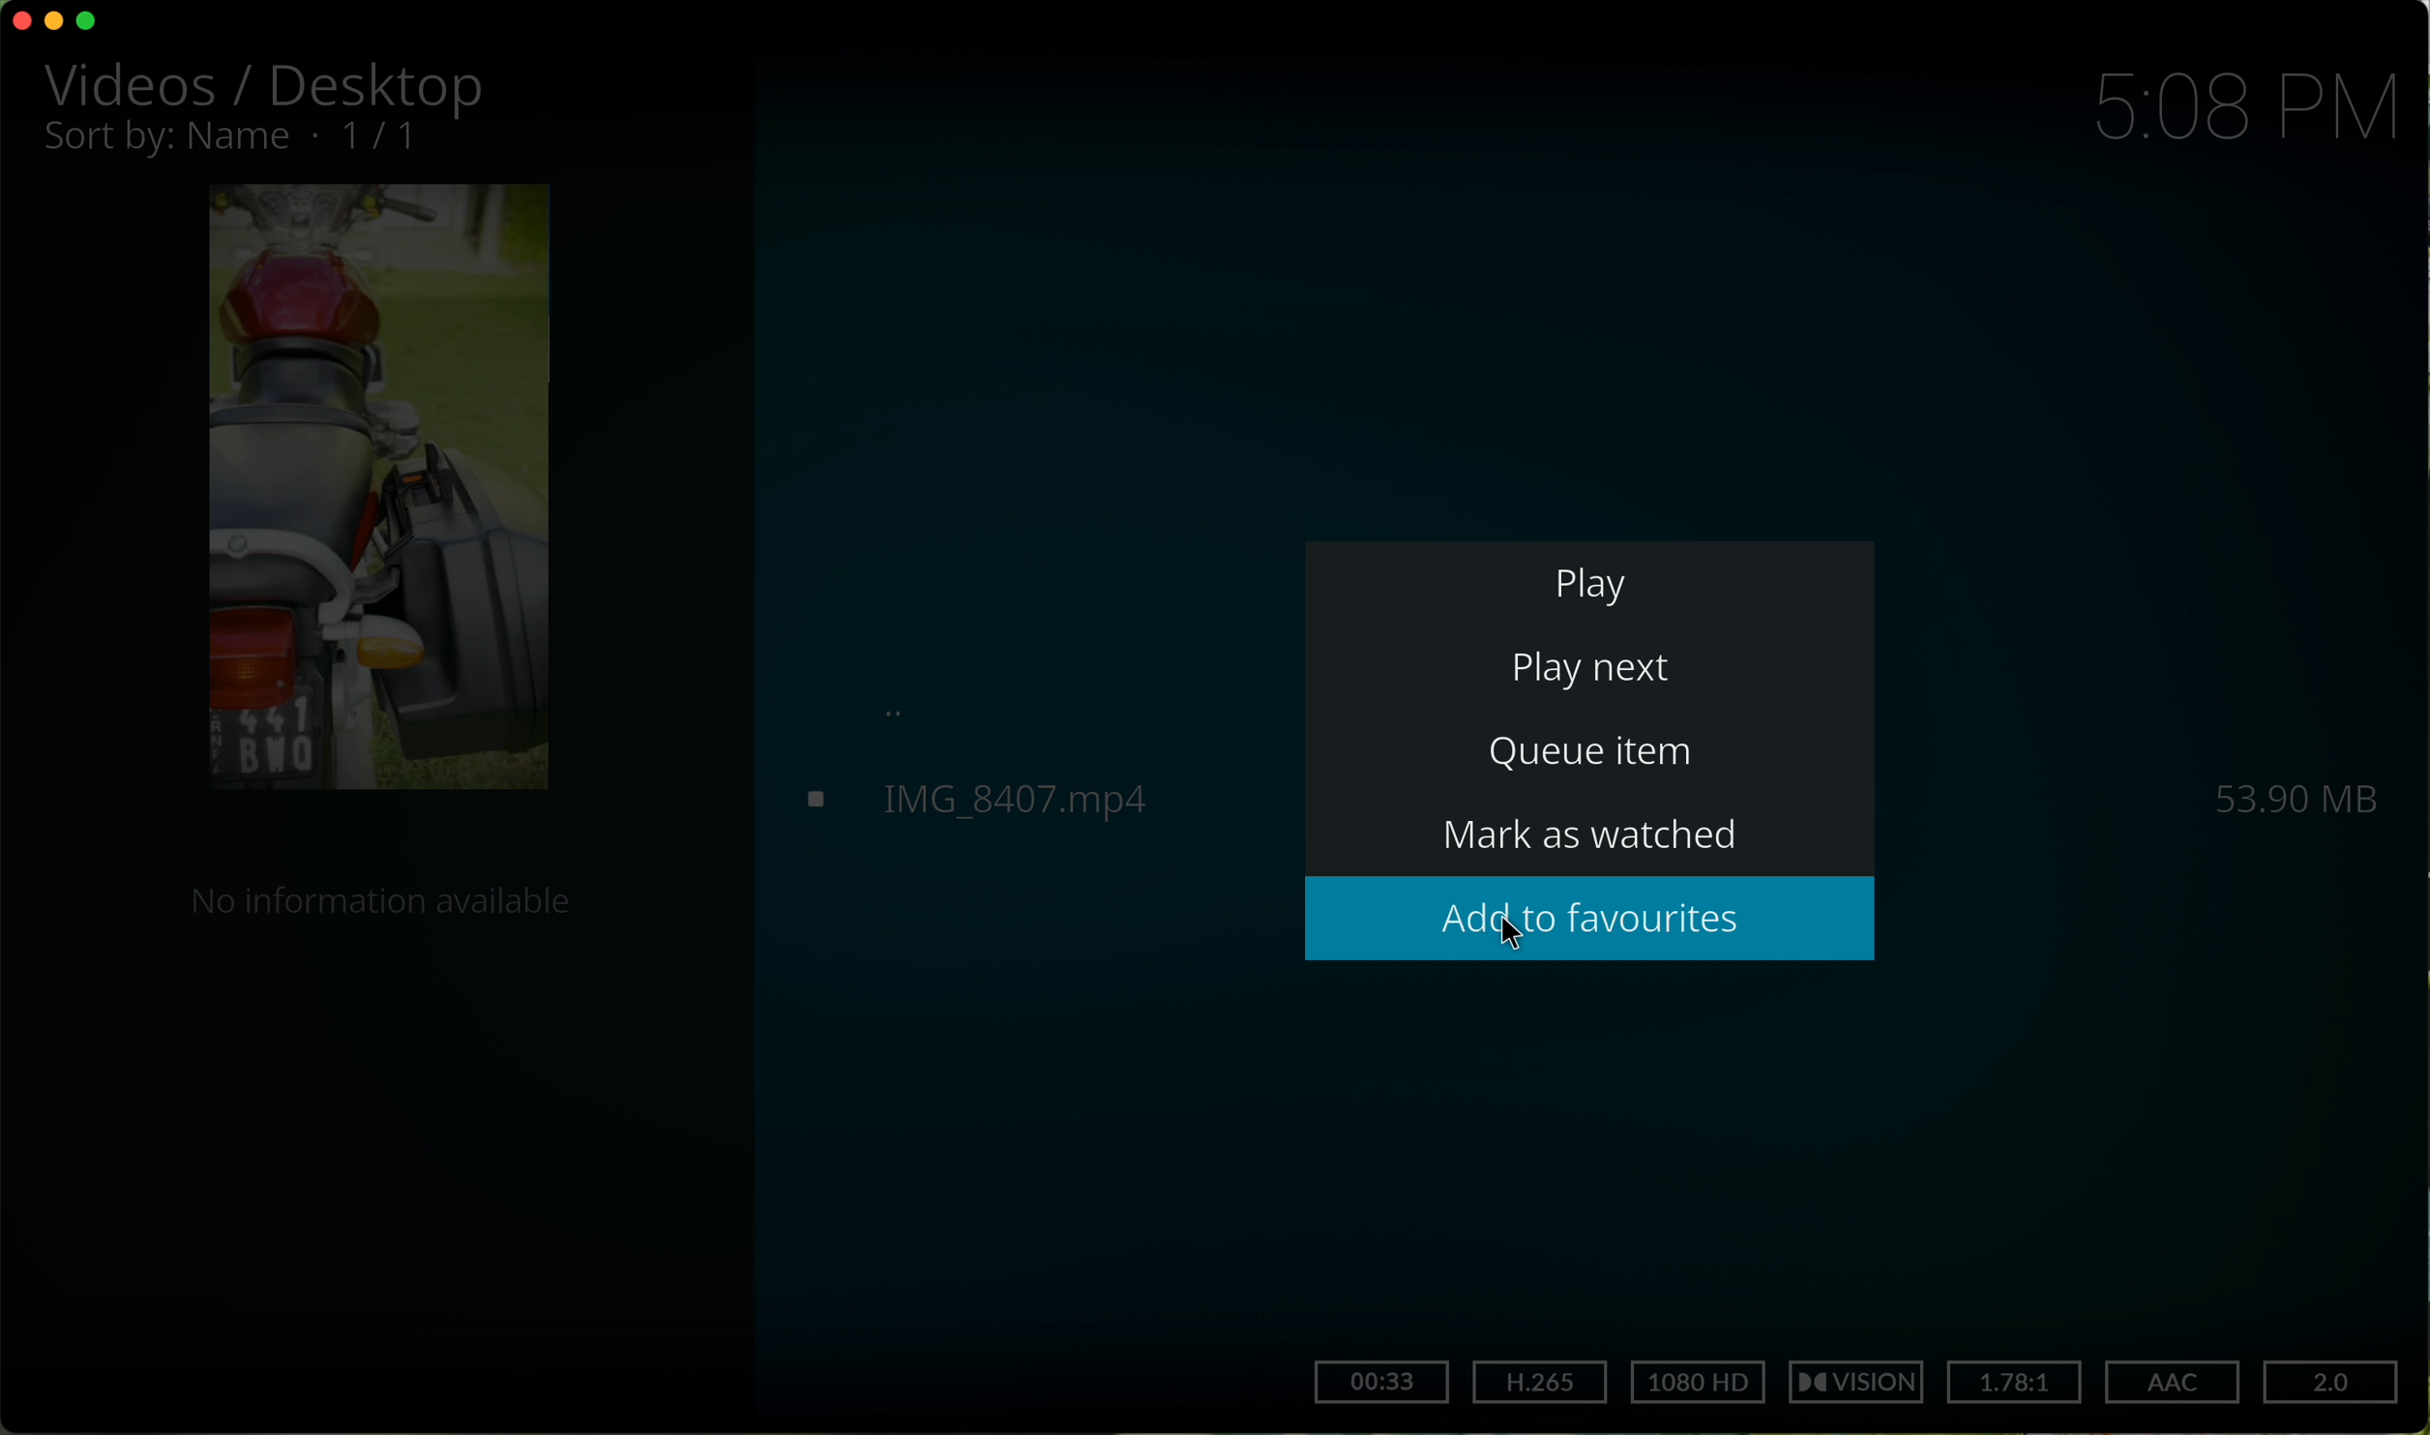 This screenshot has height=1435, width=2430. I want to click on 1.78:1, so click(2017, 1380).